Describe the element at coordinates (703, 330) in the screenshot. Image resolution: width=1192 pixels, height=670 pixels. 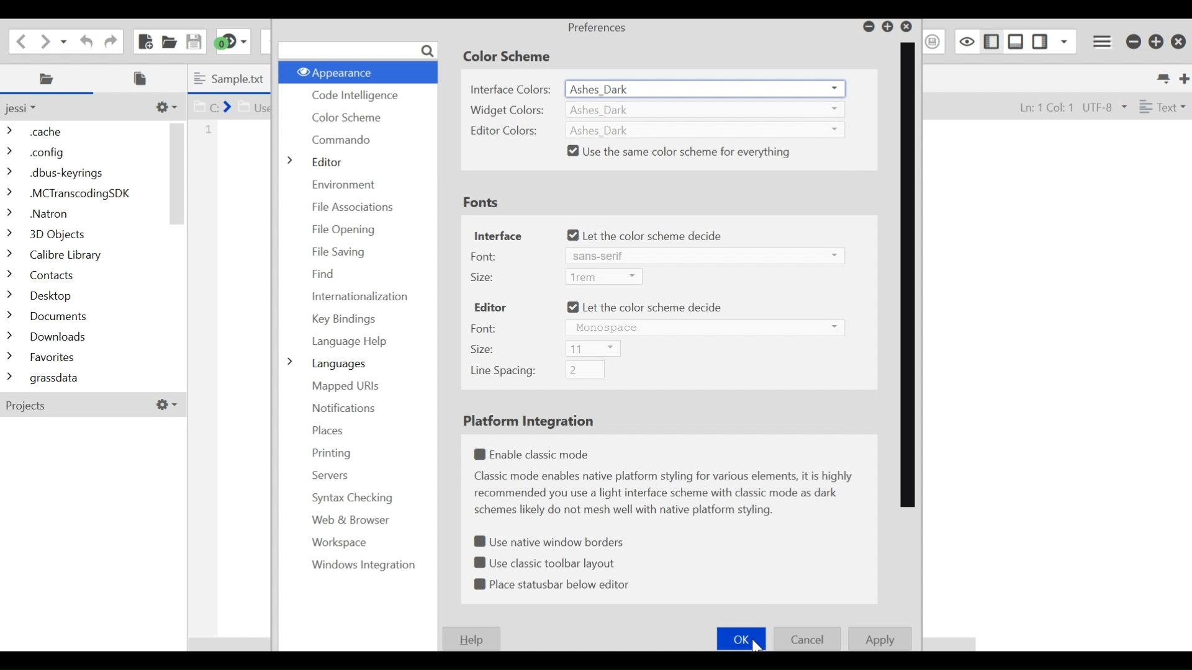
I see `isotope` at that location.